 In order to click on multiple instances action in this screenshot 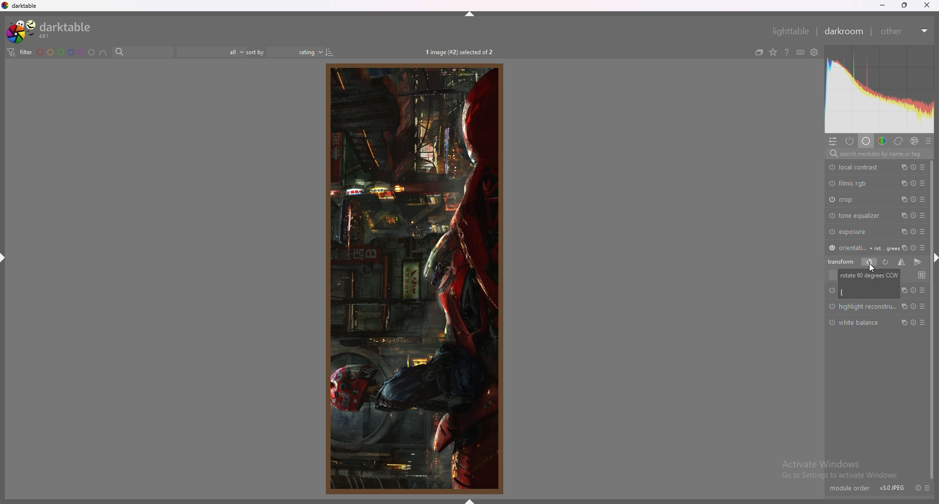, I will do `click(902, 183)`.